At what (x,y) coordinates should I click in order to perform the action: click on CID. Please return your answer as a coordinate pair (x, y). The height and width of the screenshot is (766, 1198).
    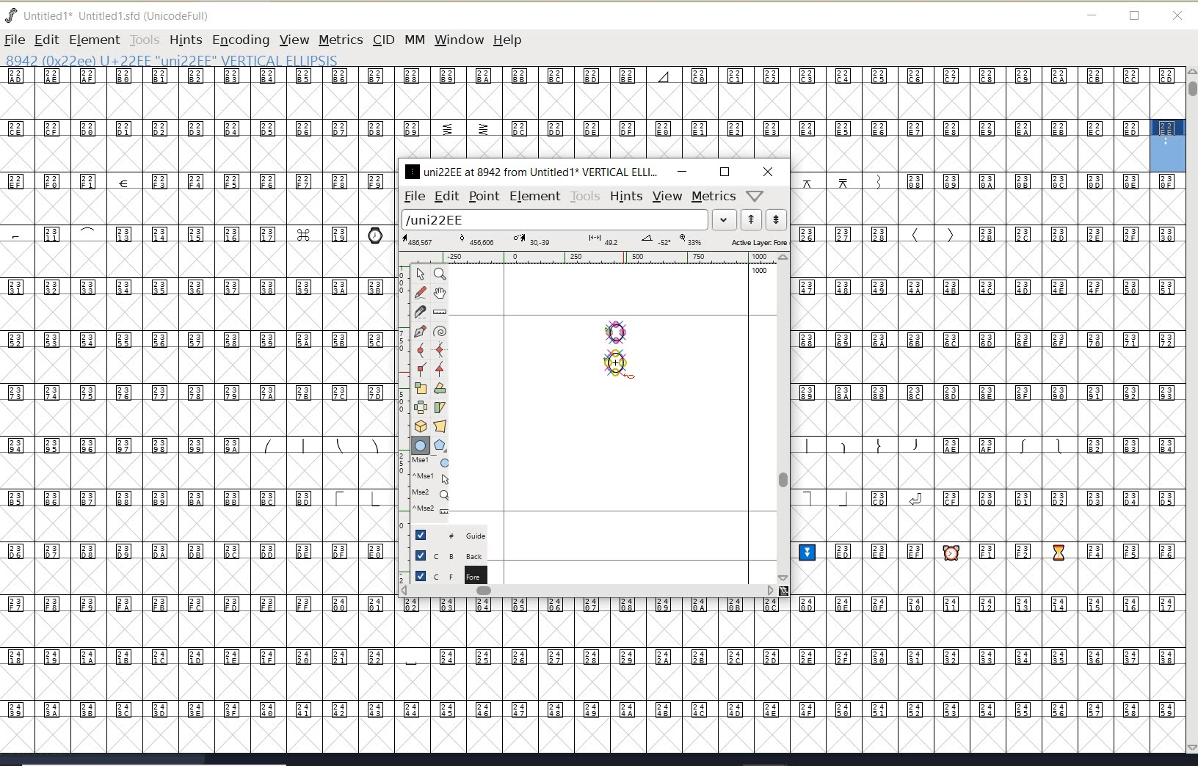
    Looking at the image, I should click on (382, 40).